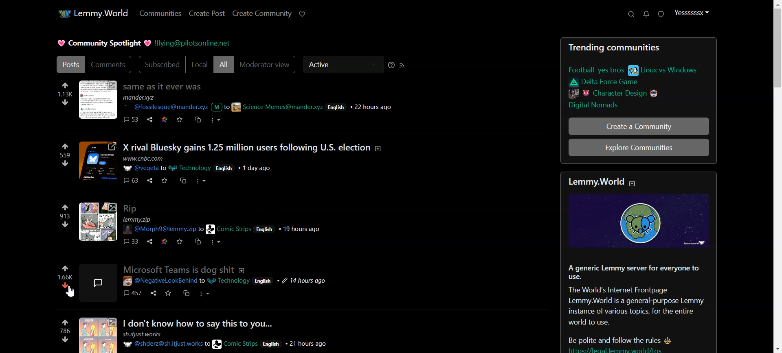 This screenshot has height=353, width=782. What do you see at coordinates (402, 65) in the screenshot?
I see `RSS` at bounding box center [402, 65].